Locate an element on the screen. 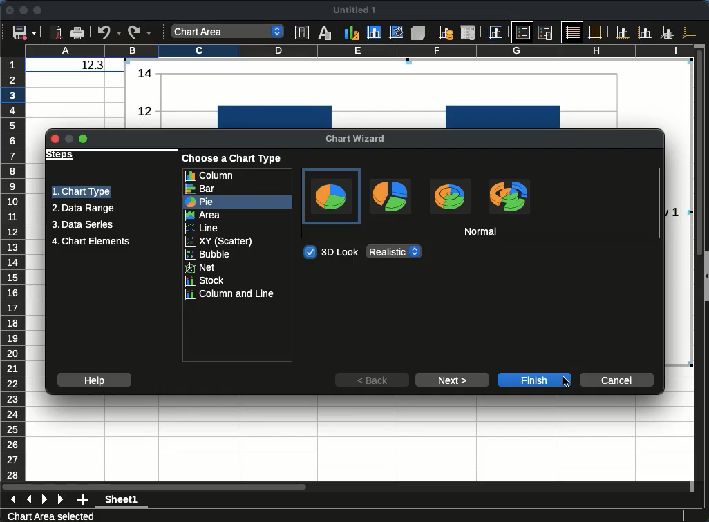 Image resolution: width=709 pixels, height=522 pixels. Maximize is located at coordinates (84, 139).